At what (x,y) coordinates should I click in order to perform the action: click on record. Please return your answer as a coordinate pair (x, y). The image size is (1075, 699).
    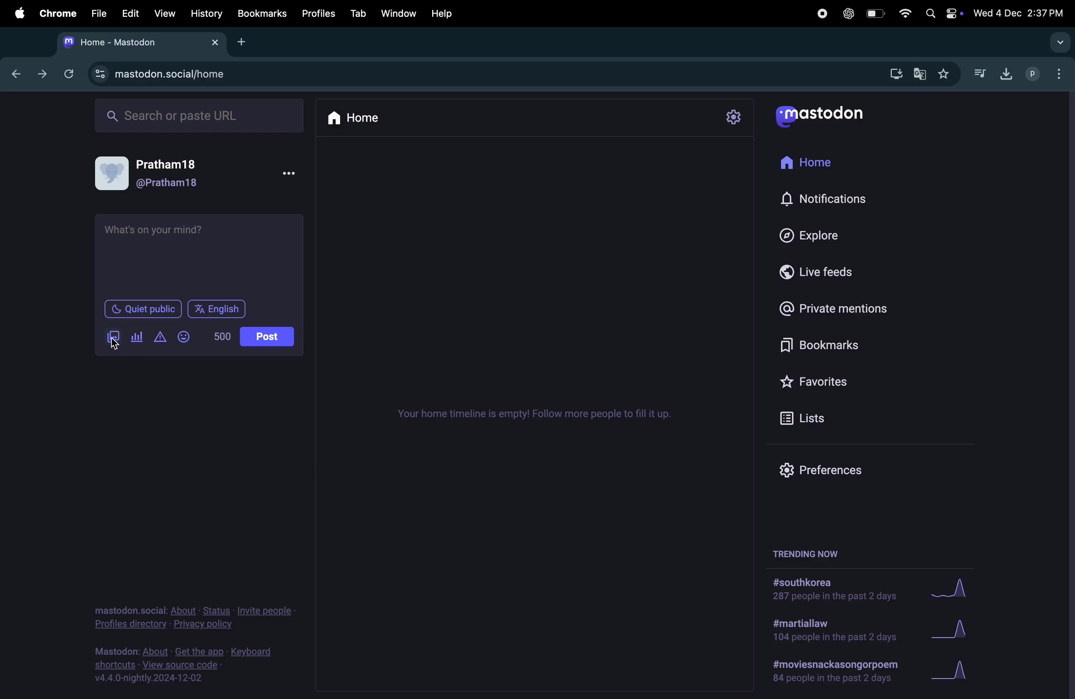
    Looking at the image, I should click on (821, 14).